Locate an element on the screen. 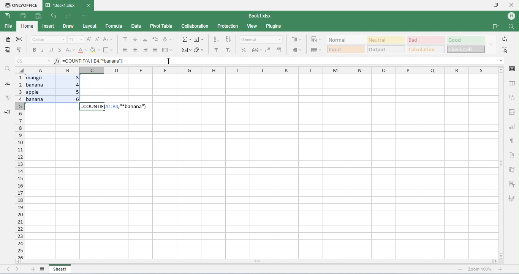  calculation is located at coordinates (426, 49).